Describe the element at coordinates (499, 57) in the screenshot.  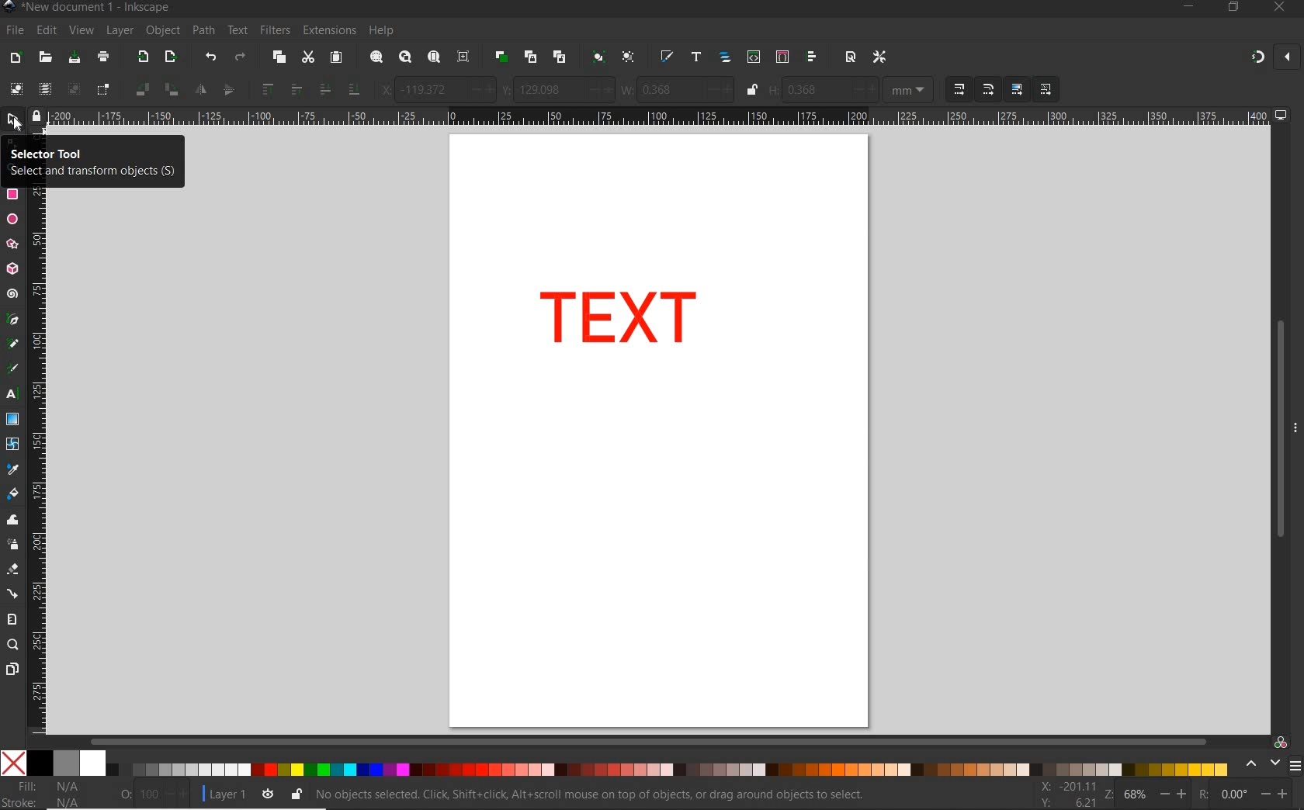
I see `DUPLICATE` at that location.